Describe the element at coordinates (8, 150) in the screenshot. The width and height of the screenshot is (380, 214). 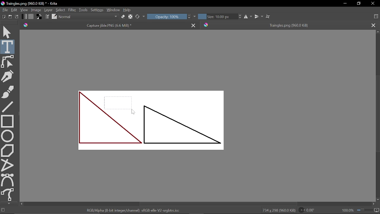
I see `Polygon tool` at that location.